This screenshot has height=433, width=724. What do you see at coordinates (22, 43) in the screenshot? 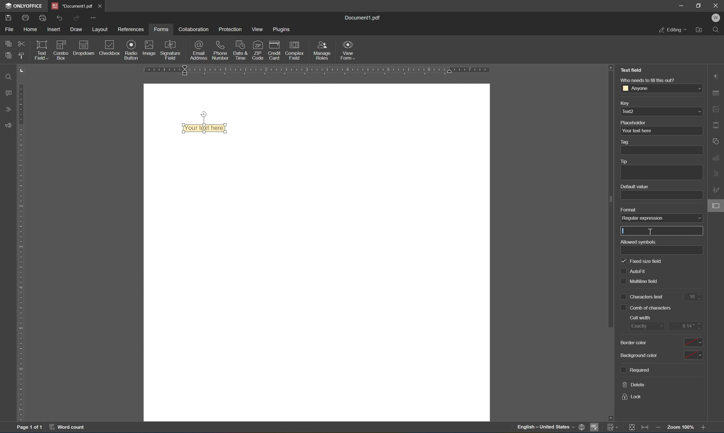
I see `cut` at bounding box center [22, 43].